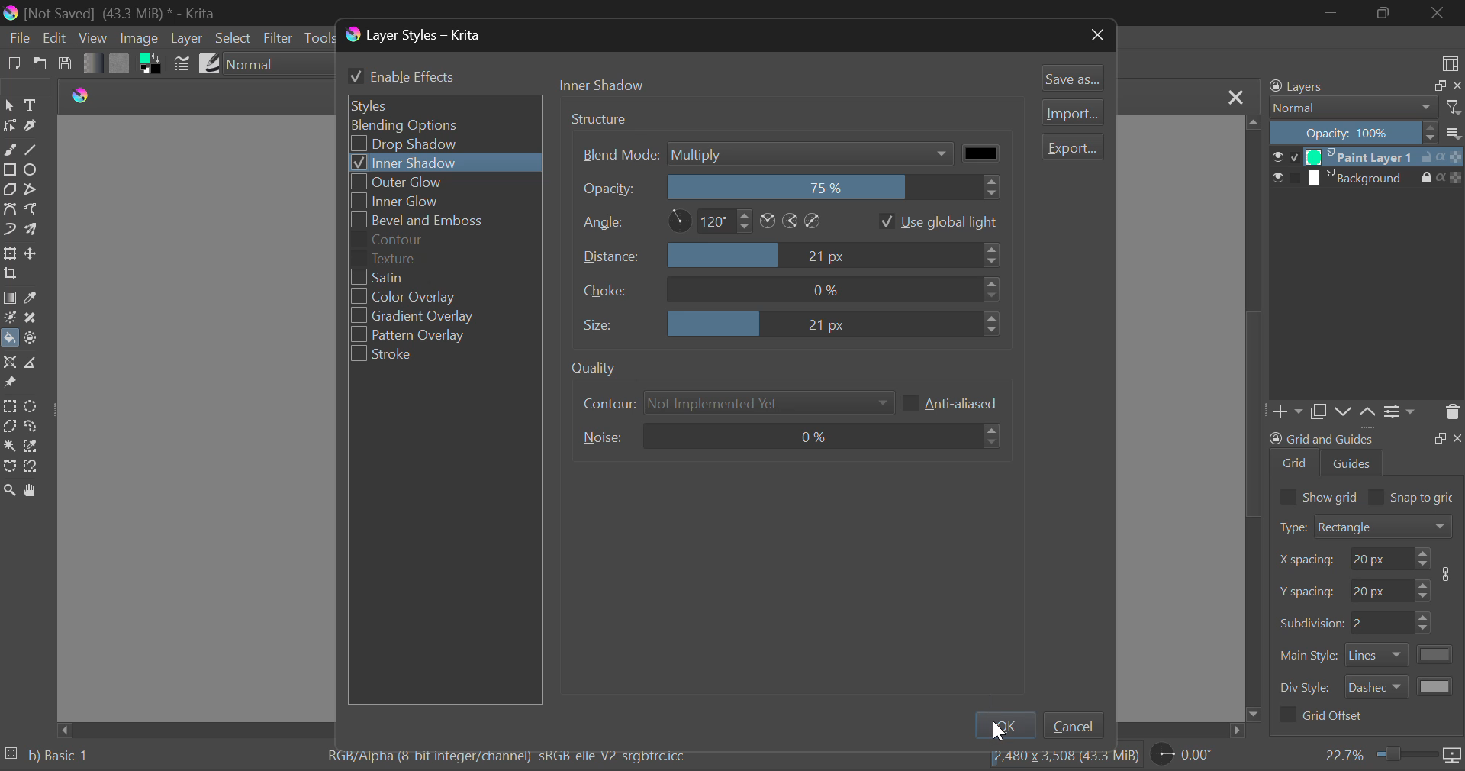  What do you see at coordinates (31, 318) in the screenshot?
I see `Smart Patch Tool` at bounding box center [31, 318].